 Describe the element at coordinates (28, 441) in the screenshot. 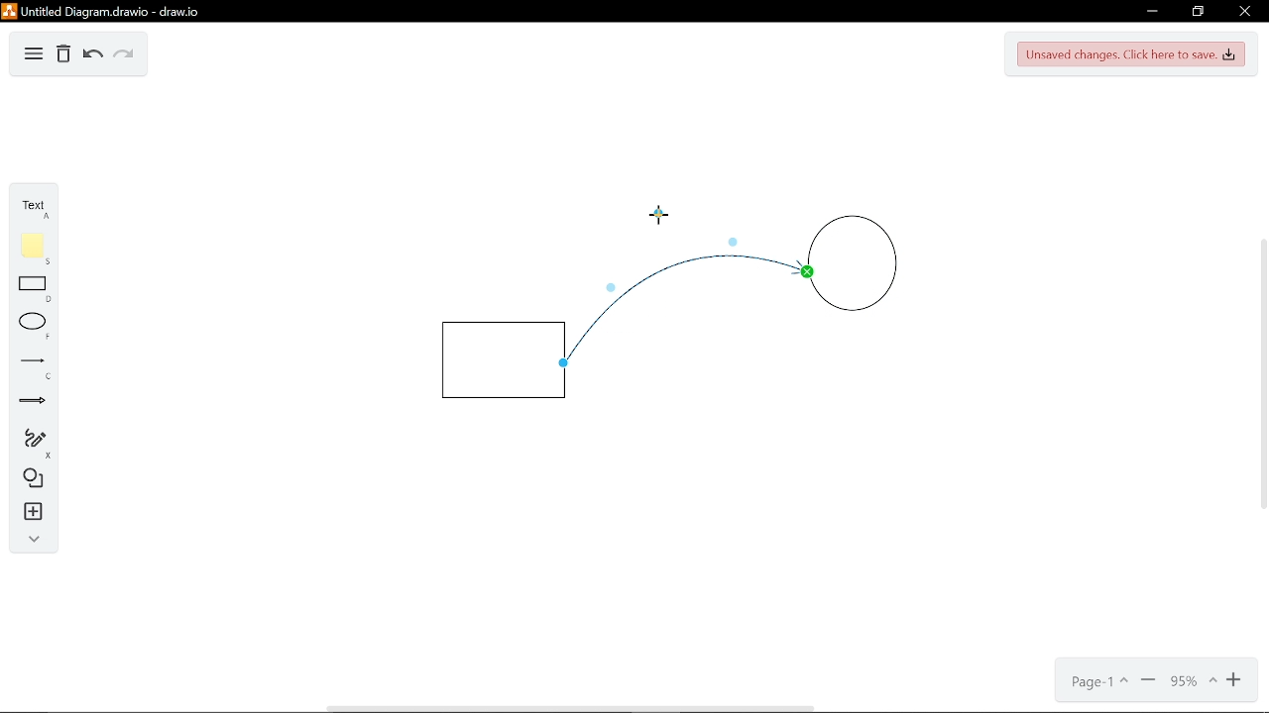

I see `Freehand` at that location.